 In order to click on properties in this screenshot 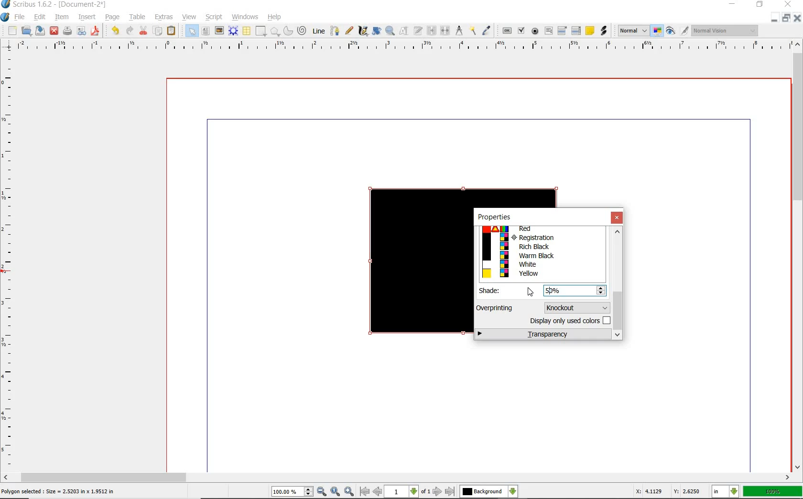, I will do `click(494, 217)`.